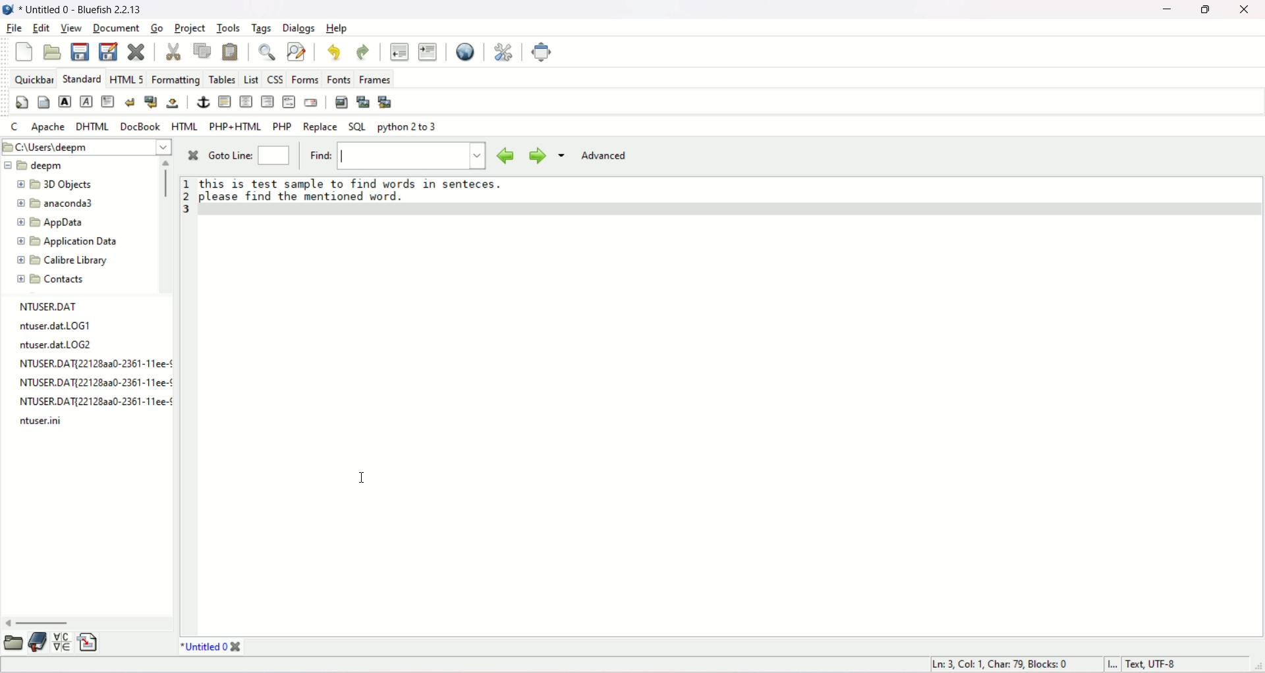  What do you see at coordinates (224, 101) in the screenshot?
I see `horizontal rule` at bounding box center [224, 101].